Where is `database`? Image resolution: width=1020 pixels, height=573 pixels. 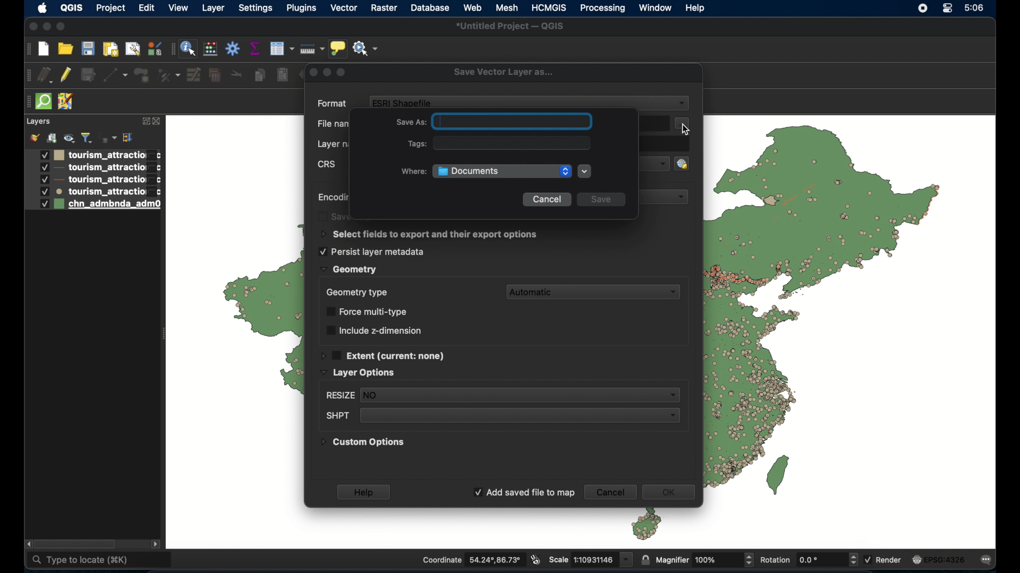 database is located at coordinates (430, 8).